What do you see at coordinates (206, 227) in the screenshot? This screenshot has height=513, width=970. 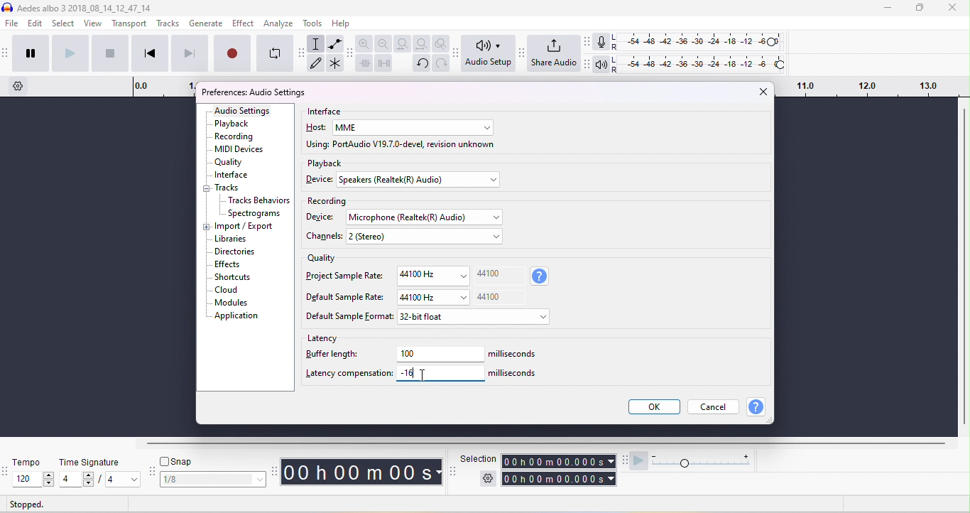 I see `expand` at bounding box center [206, 227].